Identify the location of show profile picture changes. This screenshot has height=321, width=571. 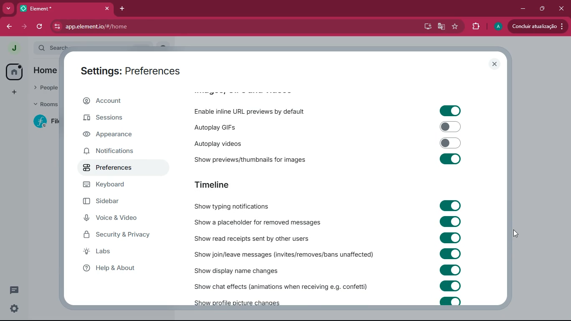
(238, 301).